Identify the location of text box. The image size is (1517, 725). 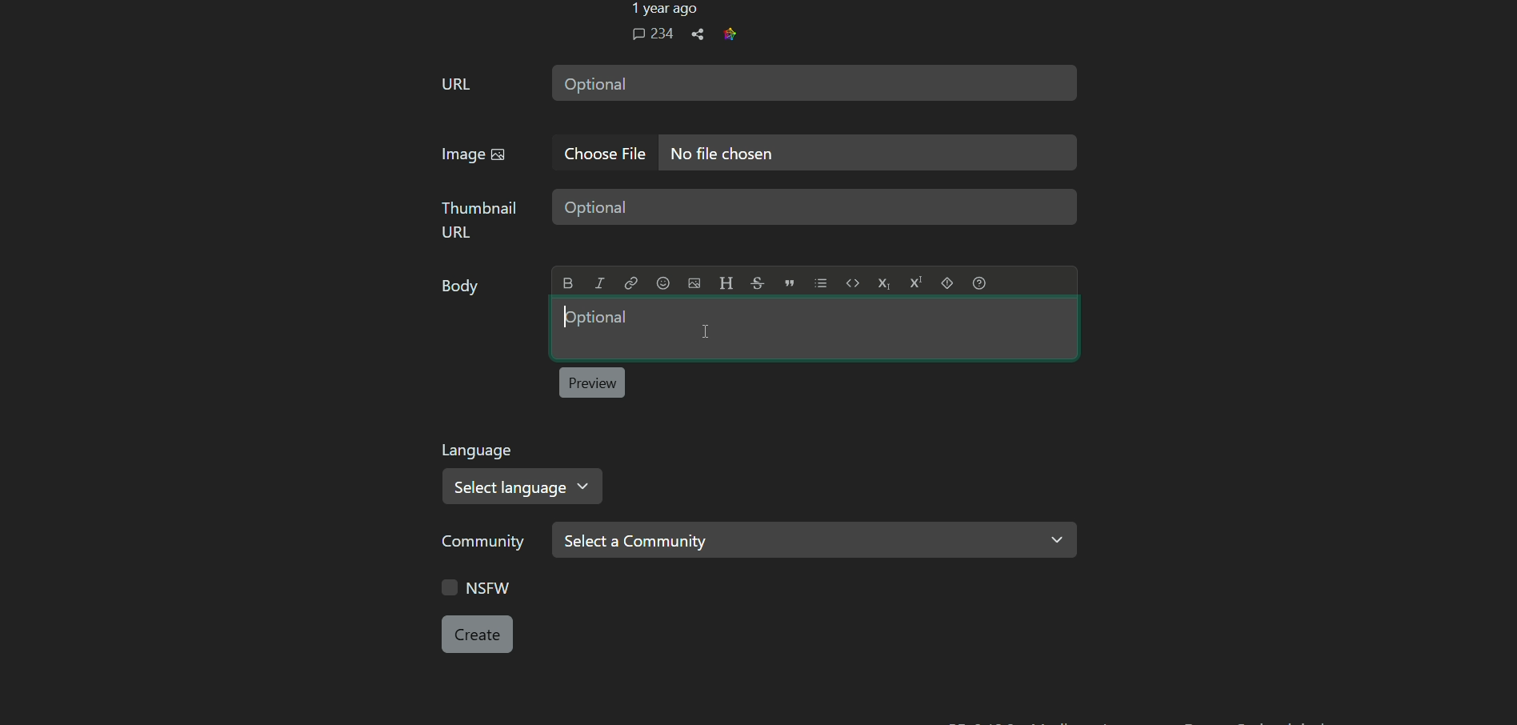
(868, 153).